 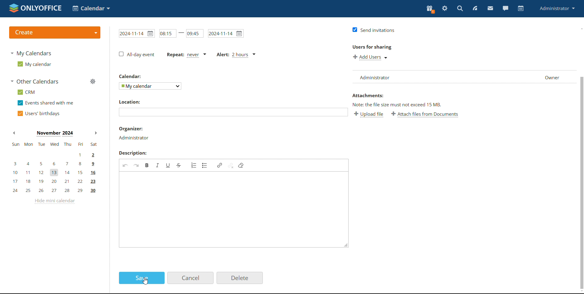 I want to click on link, so click(x=217, y=165).